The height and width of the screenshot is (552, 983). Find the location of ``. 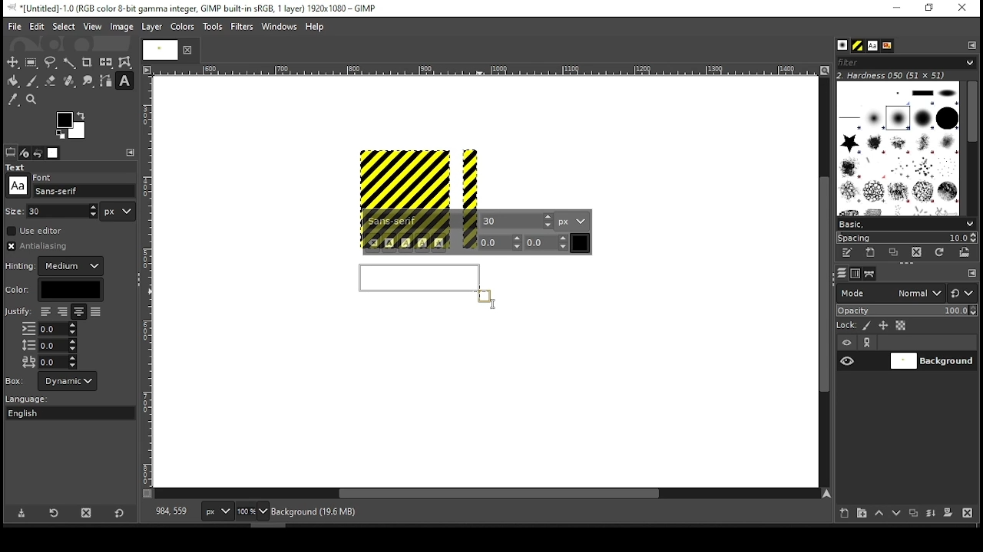

 is located at coordinates (148, 281).